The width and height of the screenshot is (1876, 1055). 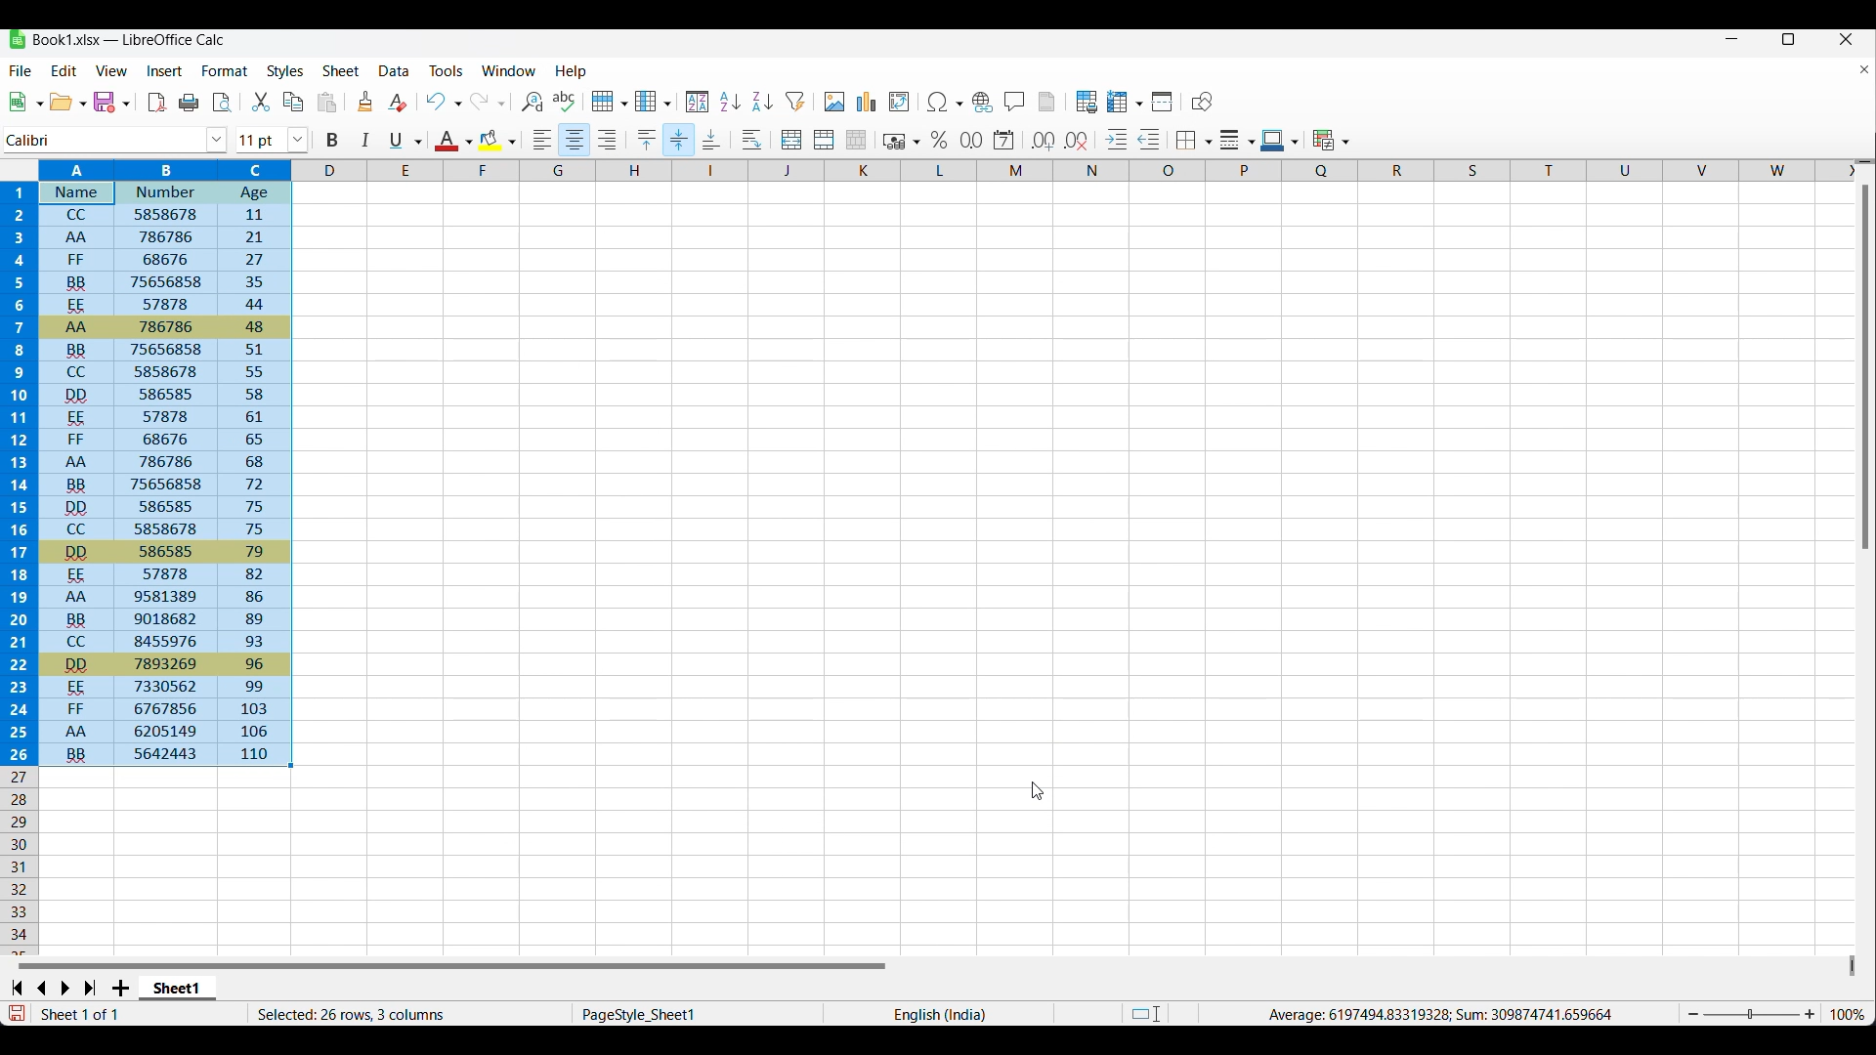 I want to click on Insert hyperlink, so click(x=983, y=103).